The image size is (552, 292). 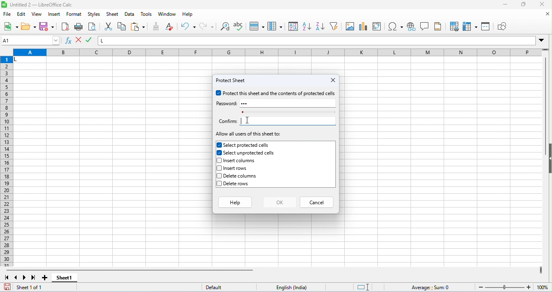 What do you see at coordinates (249, 120) in the screenshot?
I see `cursor movement` at bounding box center [249, 120].